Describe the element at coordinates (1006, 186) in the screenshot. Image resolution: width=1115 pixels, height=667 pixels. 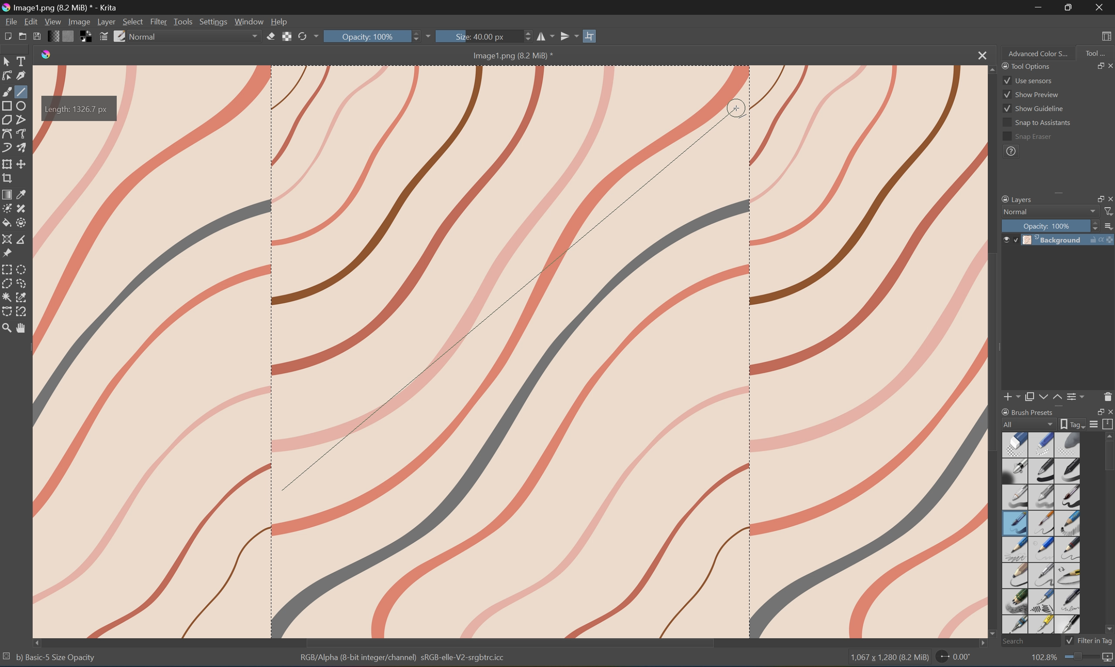
I see `Scroll Left` at that location.